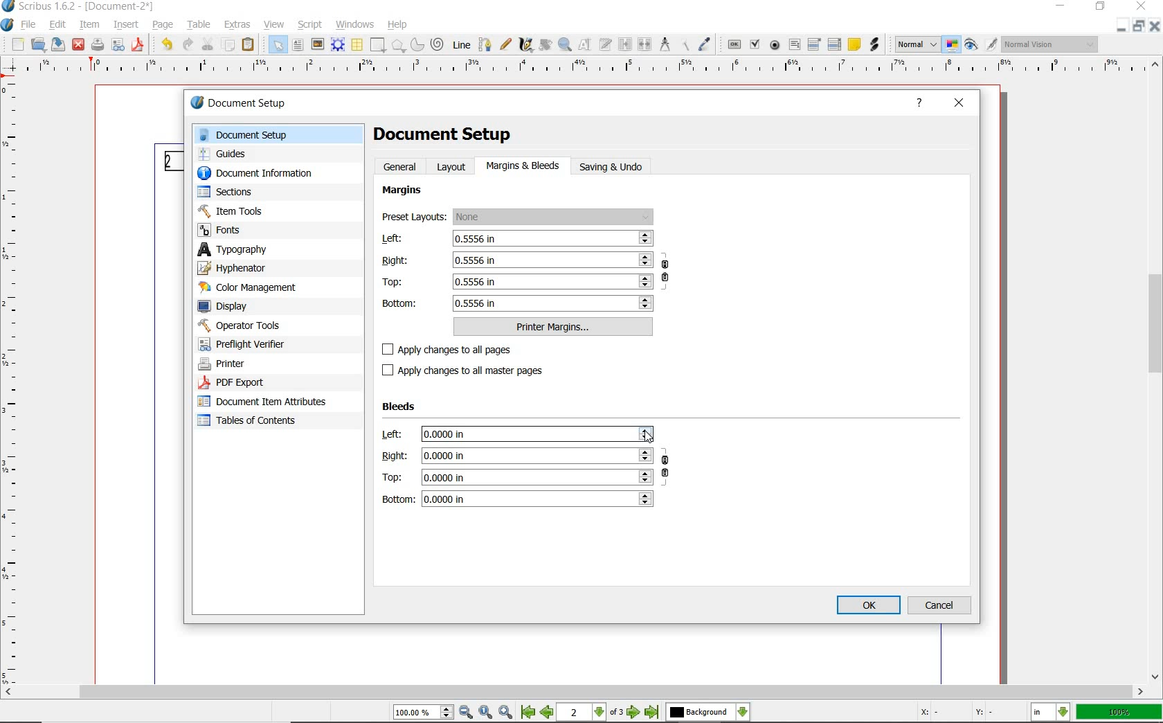 The image size is (1163, 723). What do you see at coordinates (653, 713) in the screenshot?
I see `Last Page` at bounding box center [653, 713].